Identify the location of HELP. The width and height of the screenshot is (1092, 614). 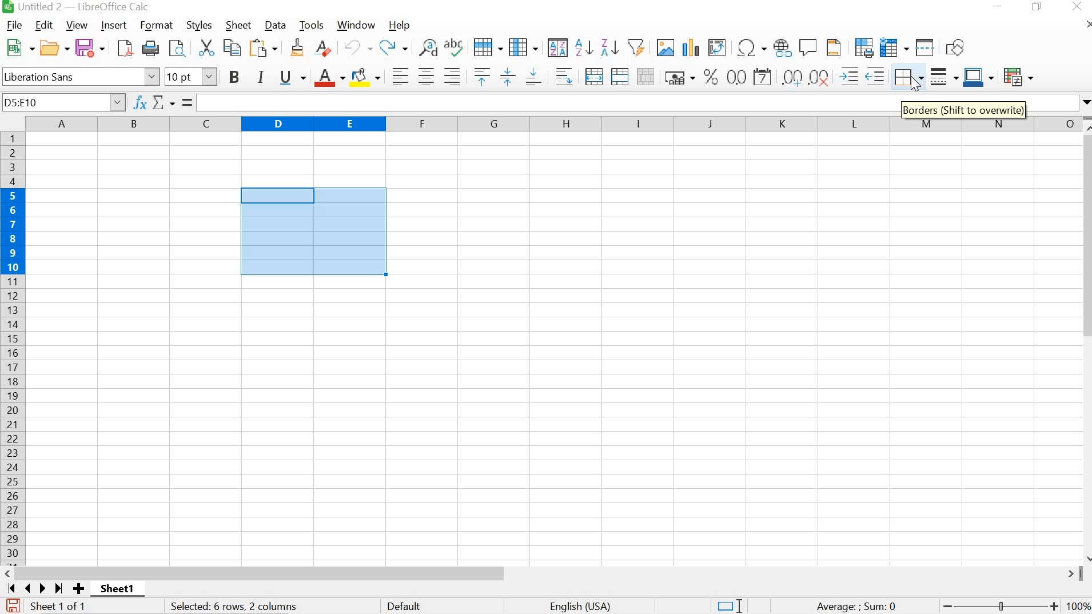
(398, 26).